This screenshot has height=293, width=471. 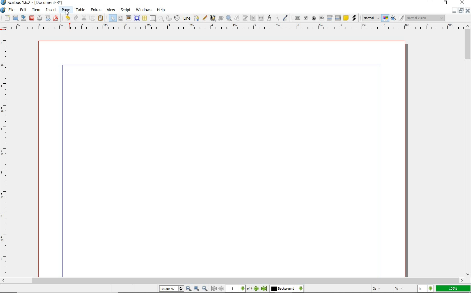 I want to click on Cursor , so click(x=67, y=12).